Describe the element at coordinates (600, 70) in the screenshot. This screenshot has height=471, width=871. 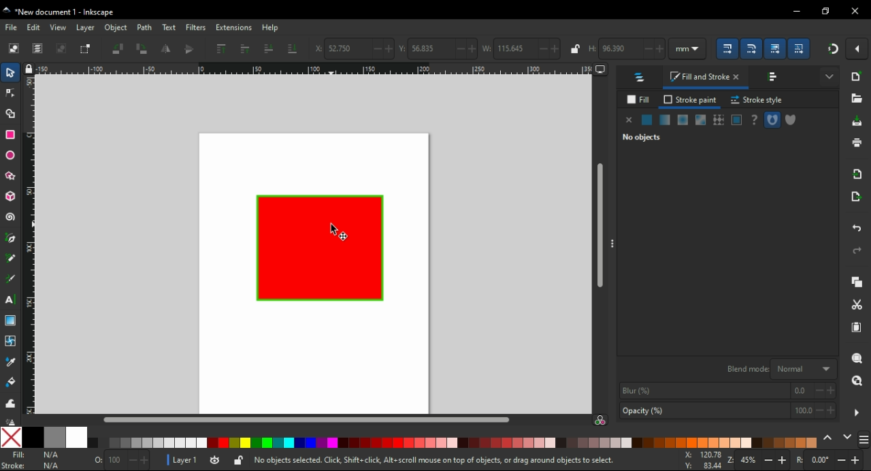
I see `computer icon` at that location.